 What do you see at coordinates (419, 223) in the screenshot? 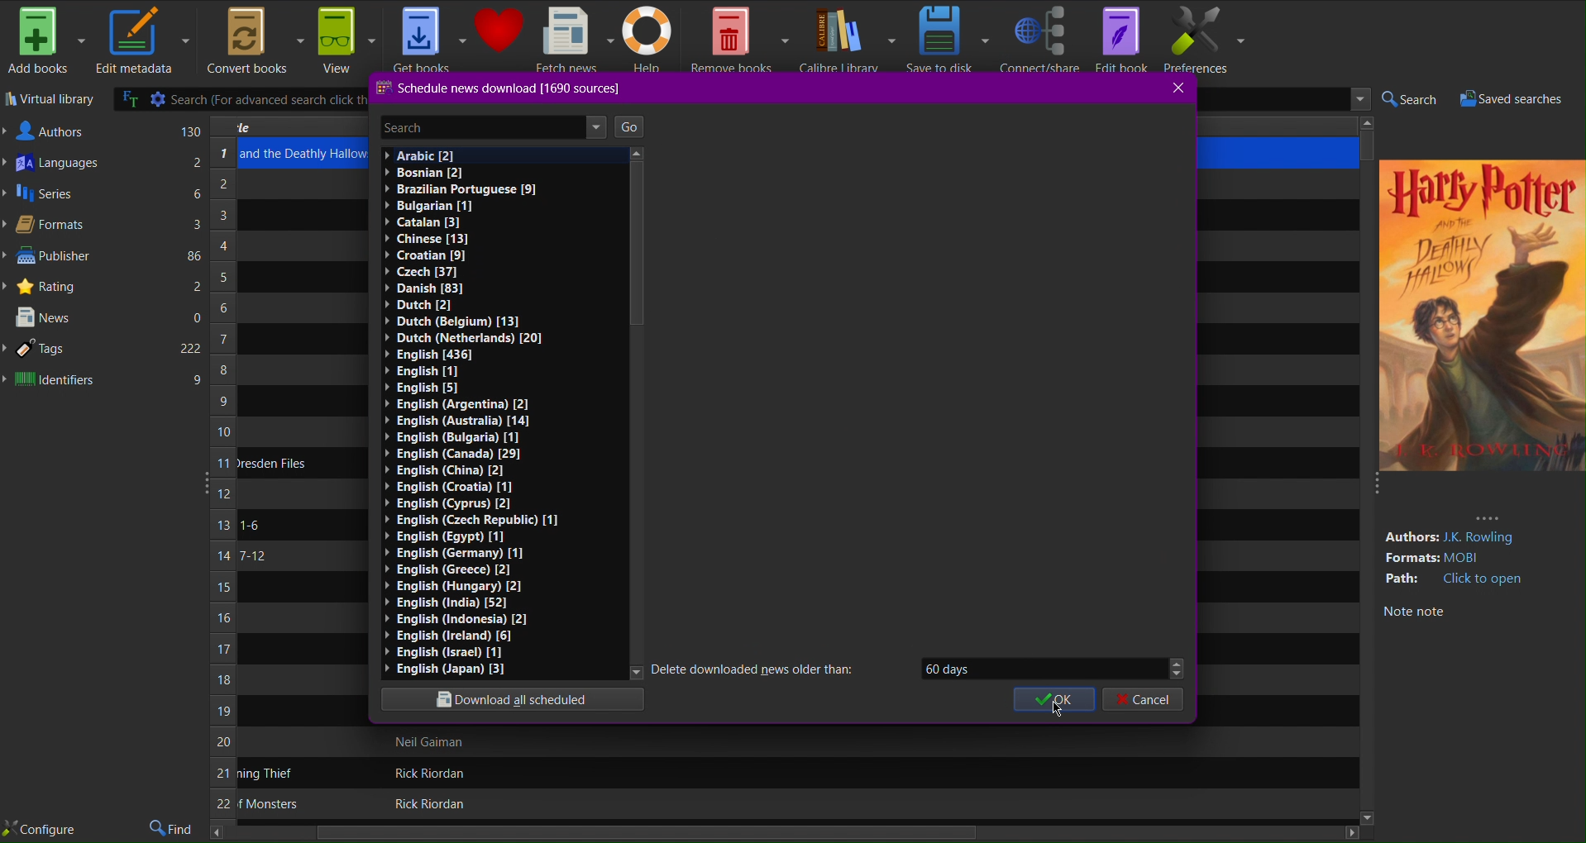
I see `Catalan [3]` at bounding box center [419, 223].